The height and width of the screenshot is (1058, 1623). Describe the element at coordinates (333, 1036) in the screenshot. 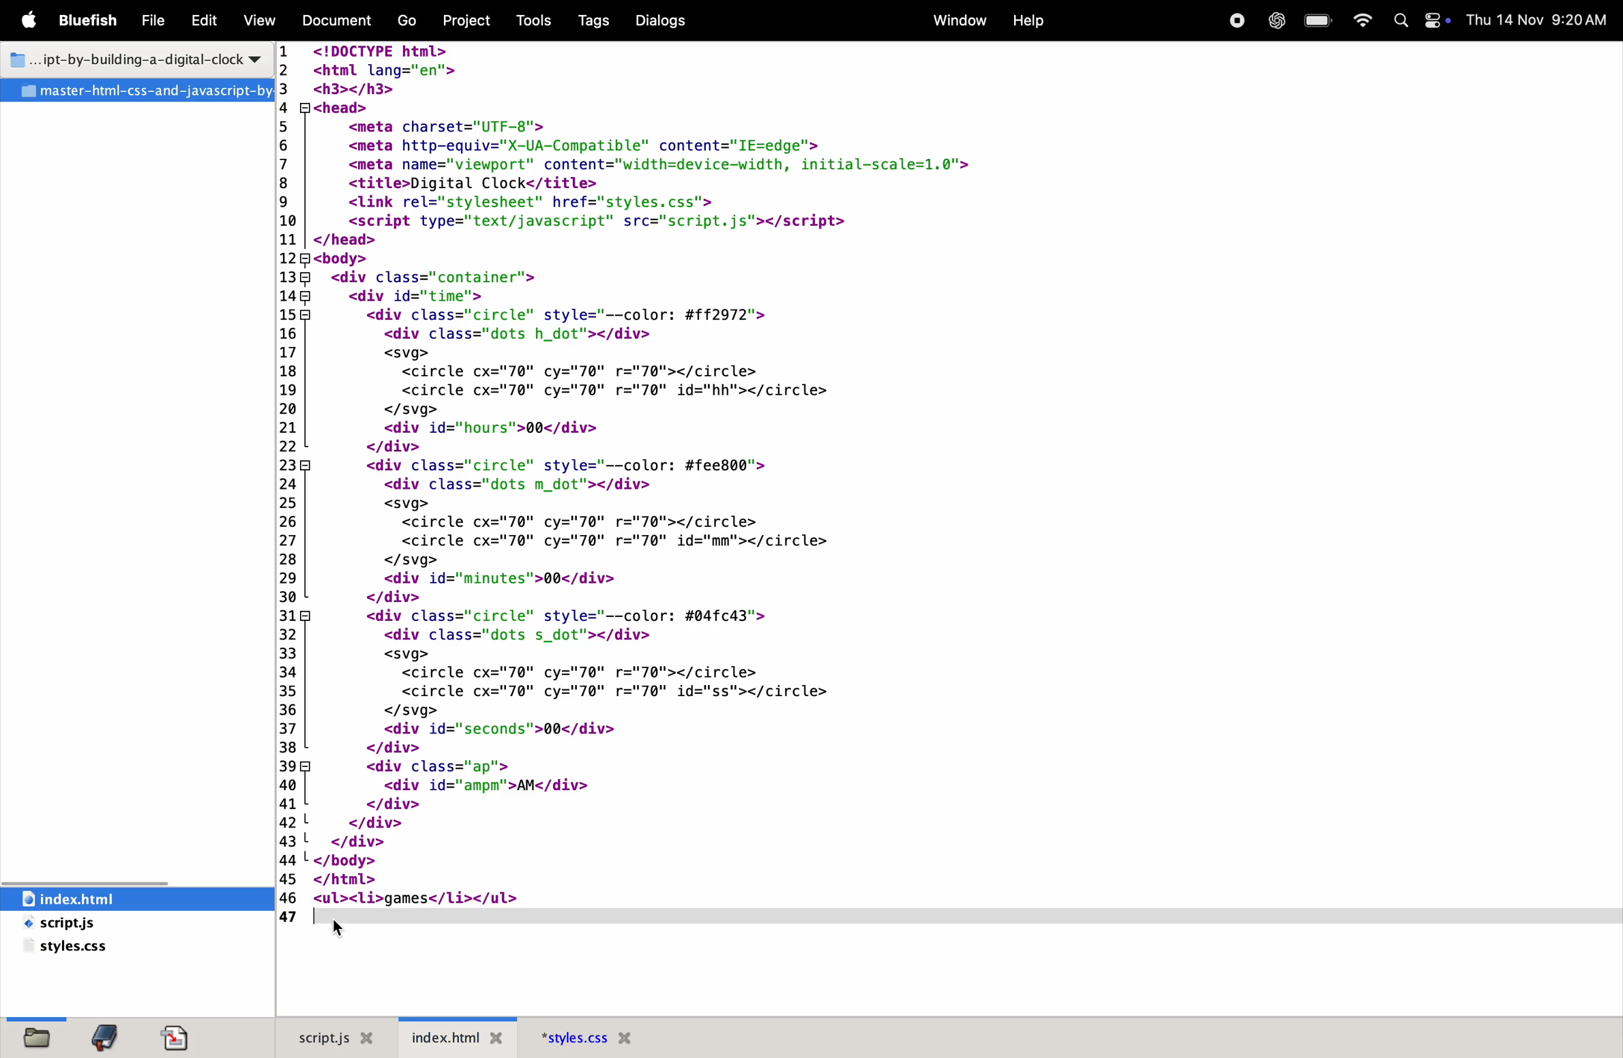

I see `script.js` at that location.